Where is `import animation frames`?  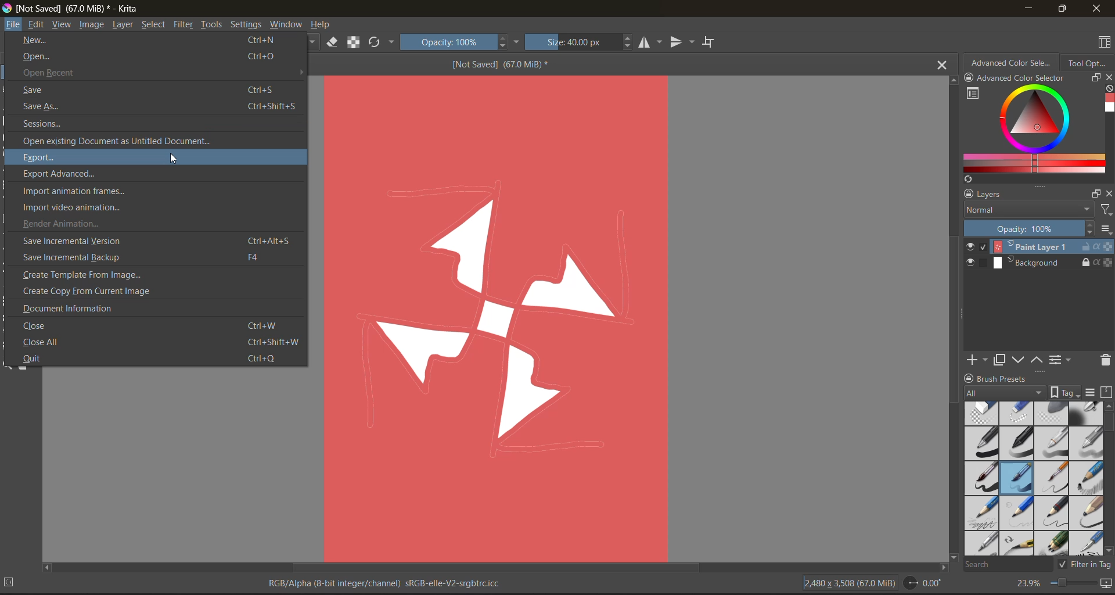 import animation frames is located at coordinates (117, 191).